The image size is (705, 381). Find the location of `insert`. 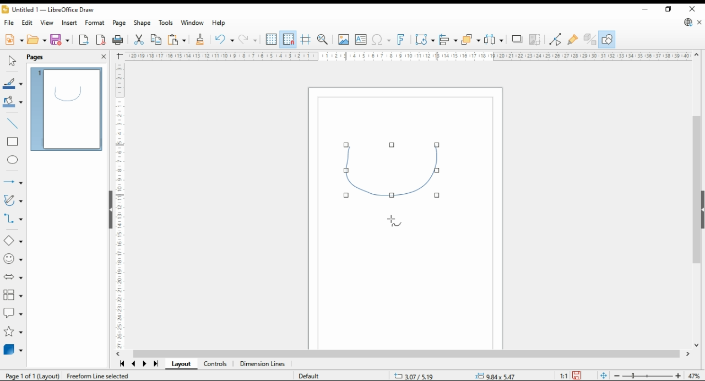

insert is located at coordinates (69, 23).